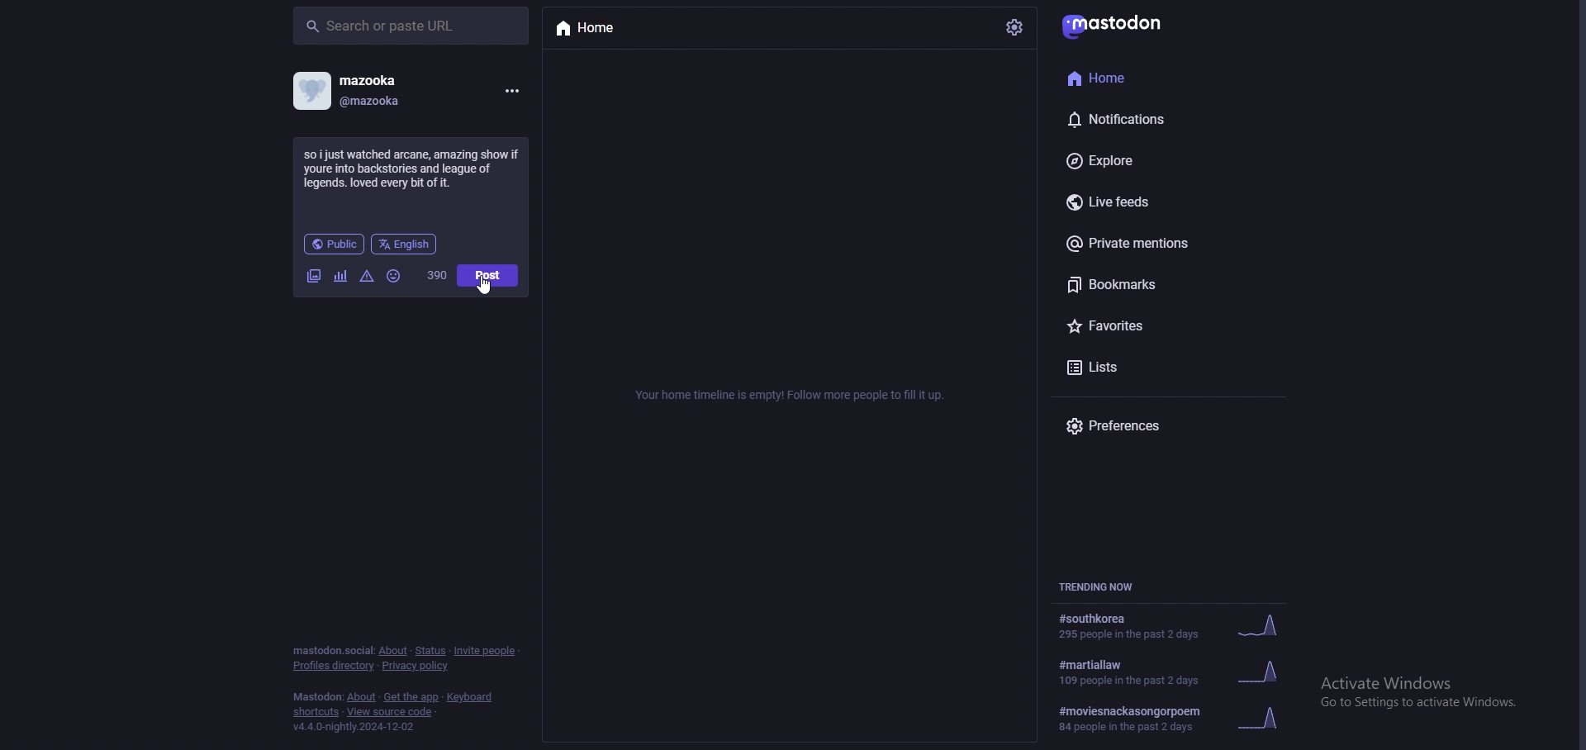 The height and width of the screenshot is (750, 1586). What do you see at coordinates (1142, 120) in the screenshot?
I see `notifications` at bounding box center [1142, 120].